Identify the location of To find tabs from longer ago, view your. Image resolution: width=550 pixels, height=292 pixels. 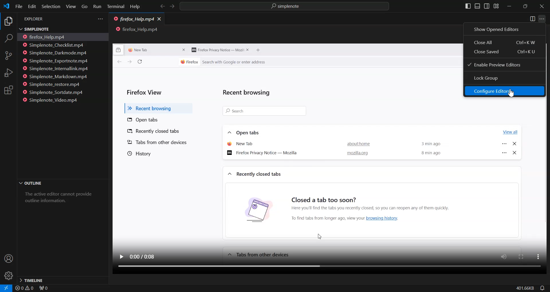
(325, 218).